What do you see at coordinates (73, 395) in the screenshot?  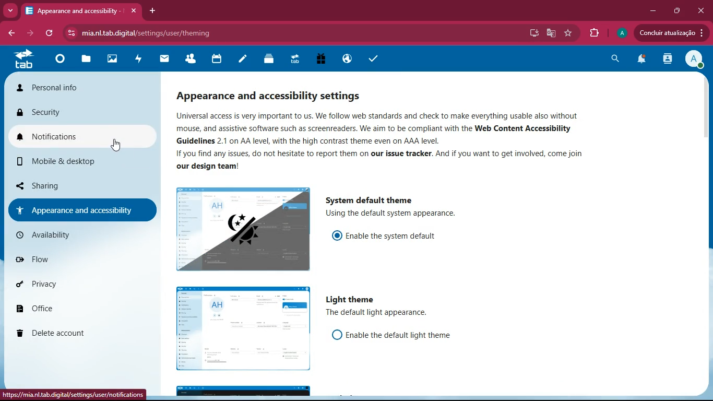 I see `https://mia.nl.tab.digital/settings/user/notifications` at bounding box center [73, 395].